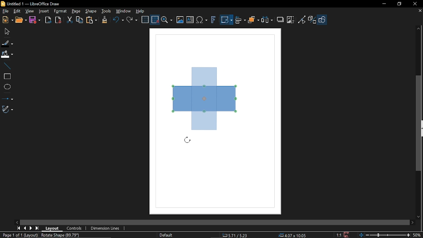 Image resolution: width=423 pixels, height=238 pixels. I want to click on Window, so click(122, 12).